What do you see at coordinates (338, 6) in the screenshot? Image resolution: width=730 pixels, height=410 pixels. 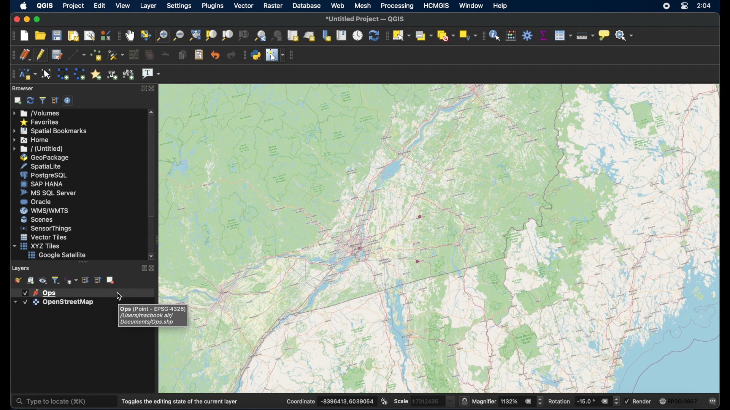 I see `web` at bounding box center [338, 6].